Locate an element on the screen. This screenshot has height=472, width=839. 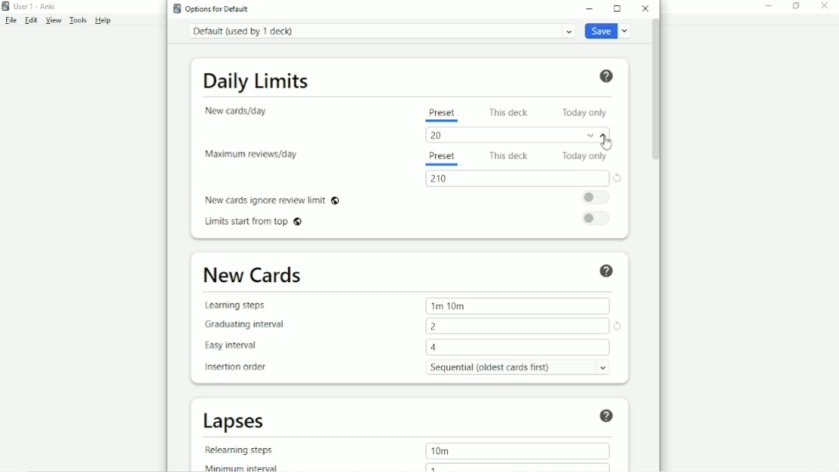
New cards/day is located at coordinates (238, 111).